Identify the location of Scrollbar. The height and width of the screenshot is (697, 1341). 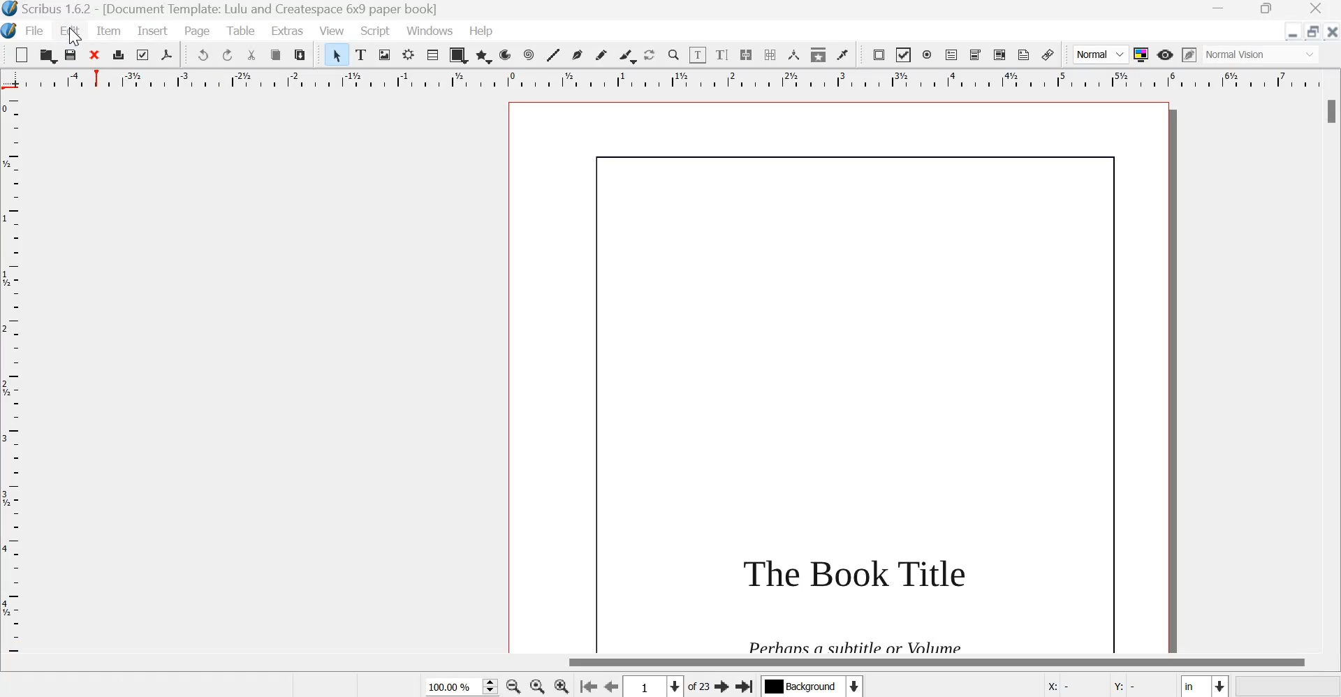
(1333, 112).